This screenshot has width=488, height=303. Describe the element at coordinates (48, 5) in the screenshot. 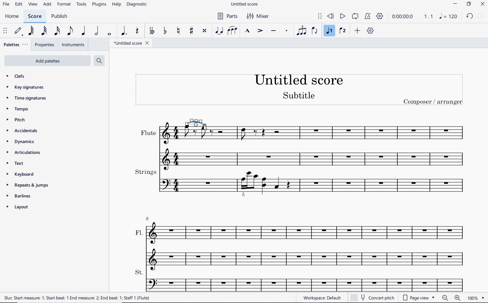

I see `add` at that location.